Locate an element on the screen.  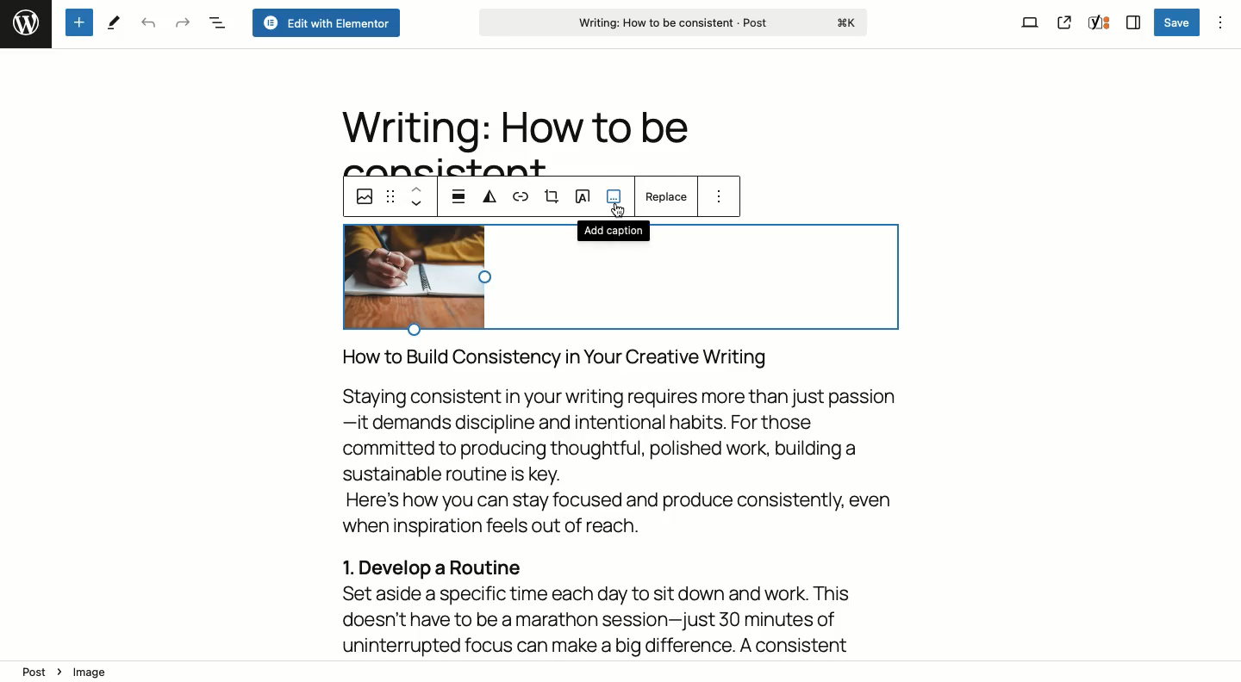
Undo is located at coordinates (147, 24).